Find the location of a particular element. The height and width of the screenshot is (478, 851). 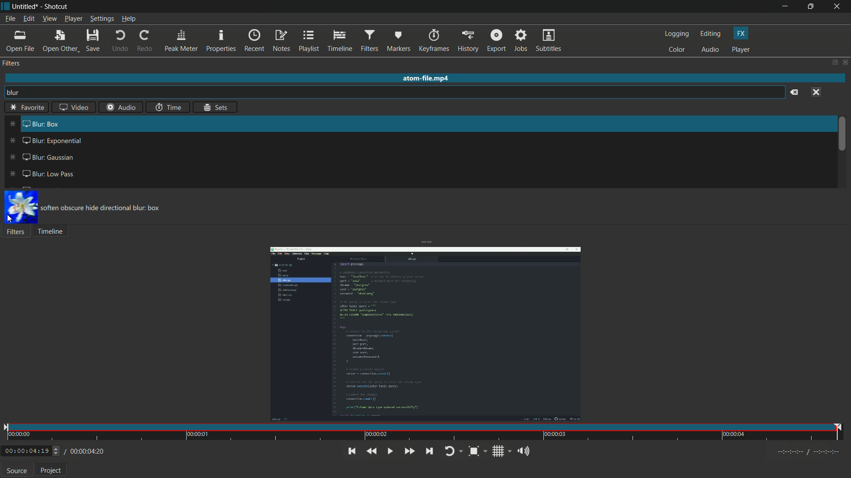

blur (typing) is located at coordinates (19, 93).